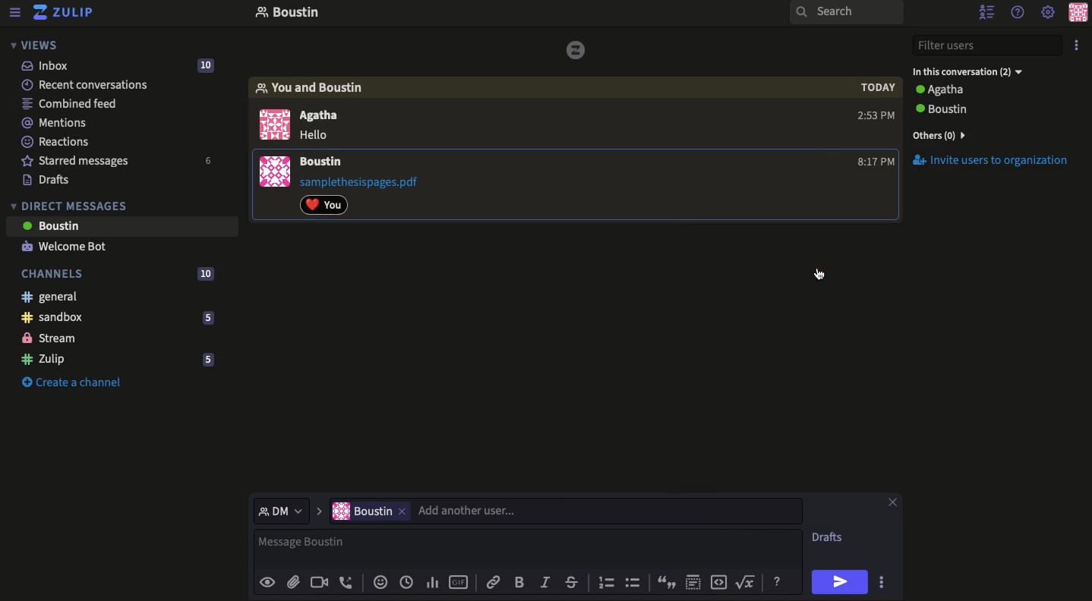 The width and height of the screenshot is (1092, 601). I want to click on Mentions, so click(55, 122).